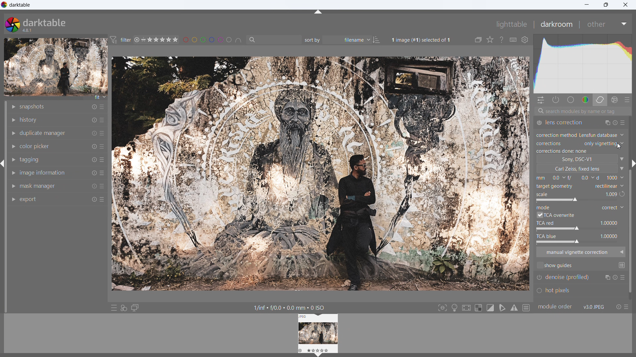 The height and width of the screenshot is (357, 636). Describe the element at coordinates (44, 133) in the screenshot. I see `duplicate manager` at that location.